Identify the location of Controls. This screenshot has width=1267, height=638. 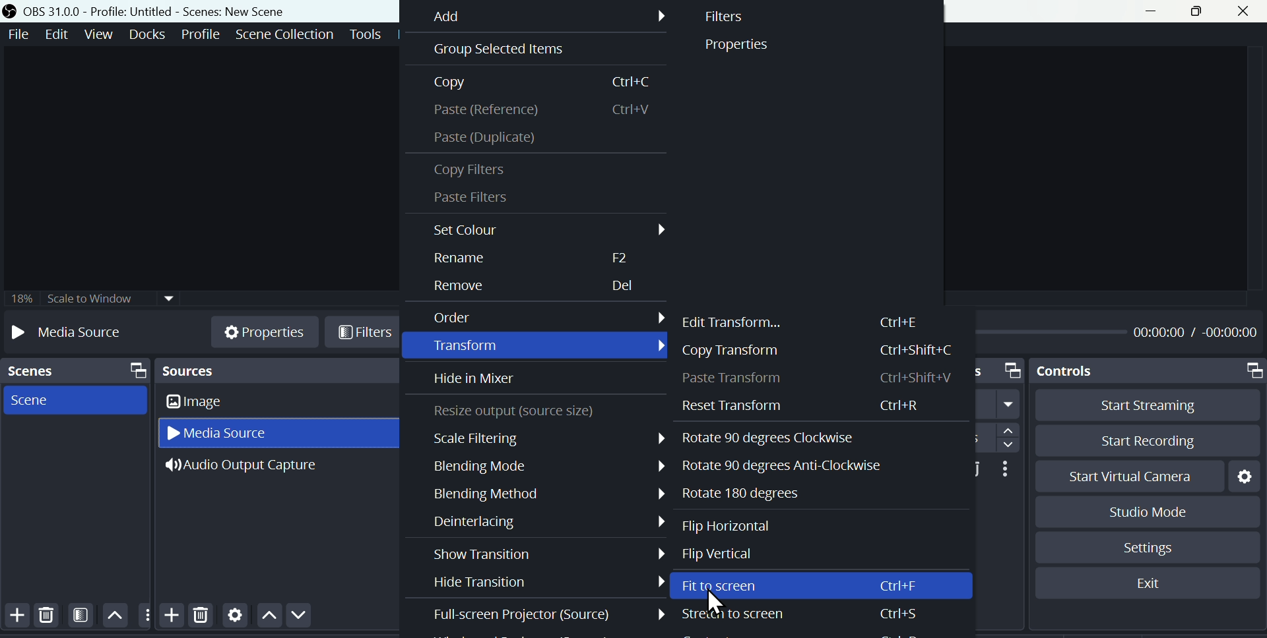
(1150, 371).